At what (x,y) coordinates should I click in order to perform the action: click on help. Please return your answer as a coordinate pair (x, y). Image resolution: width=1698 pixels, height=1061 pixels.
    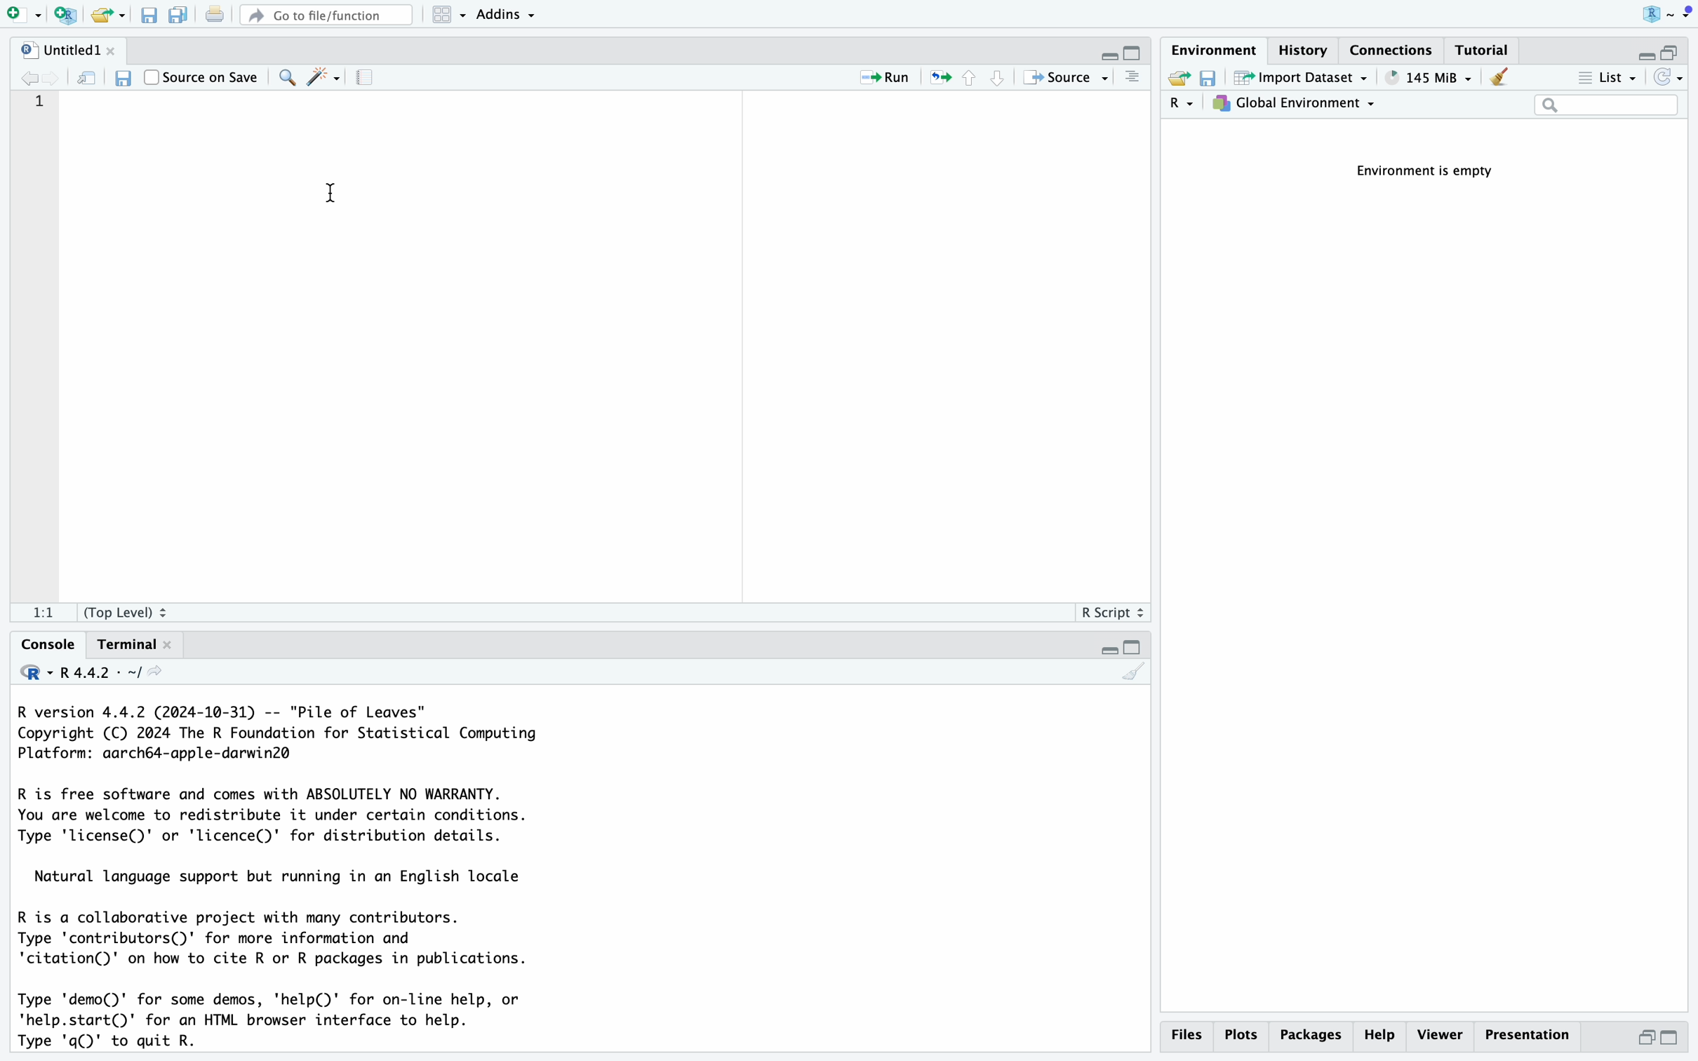
    Looking at the image, I should click on (1379, 1036).